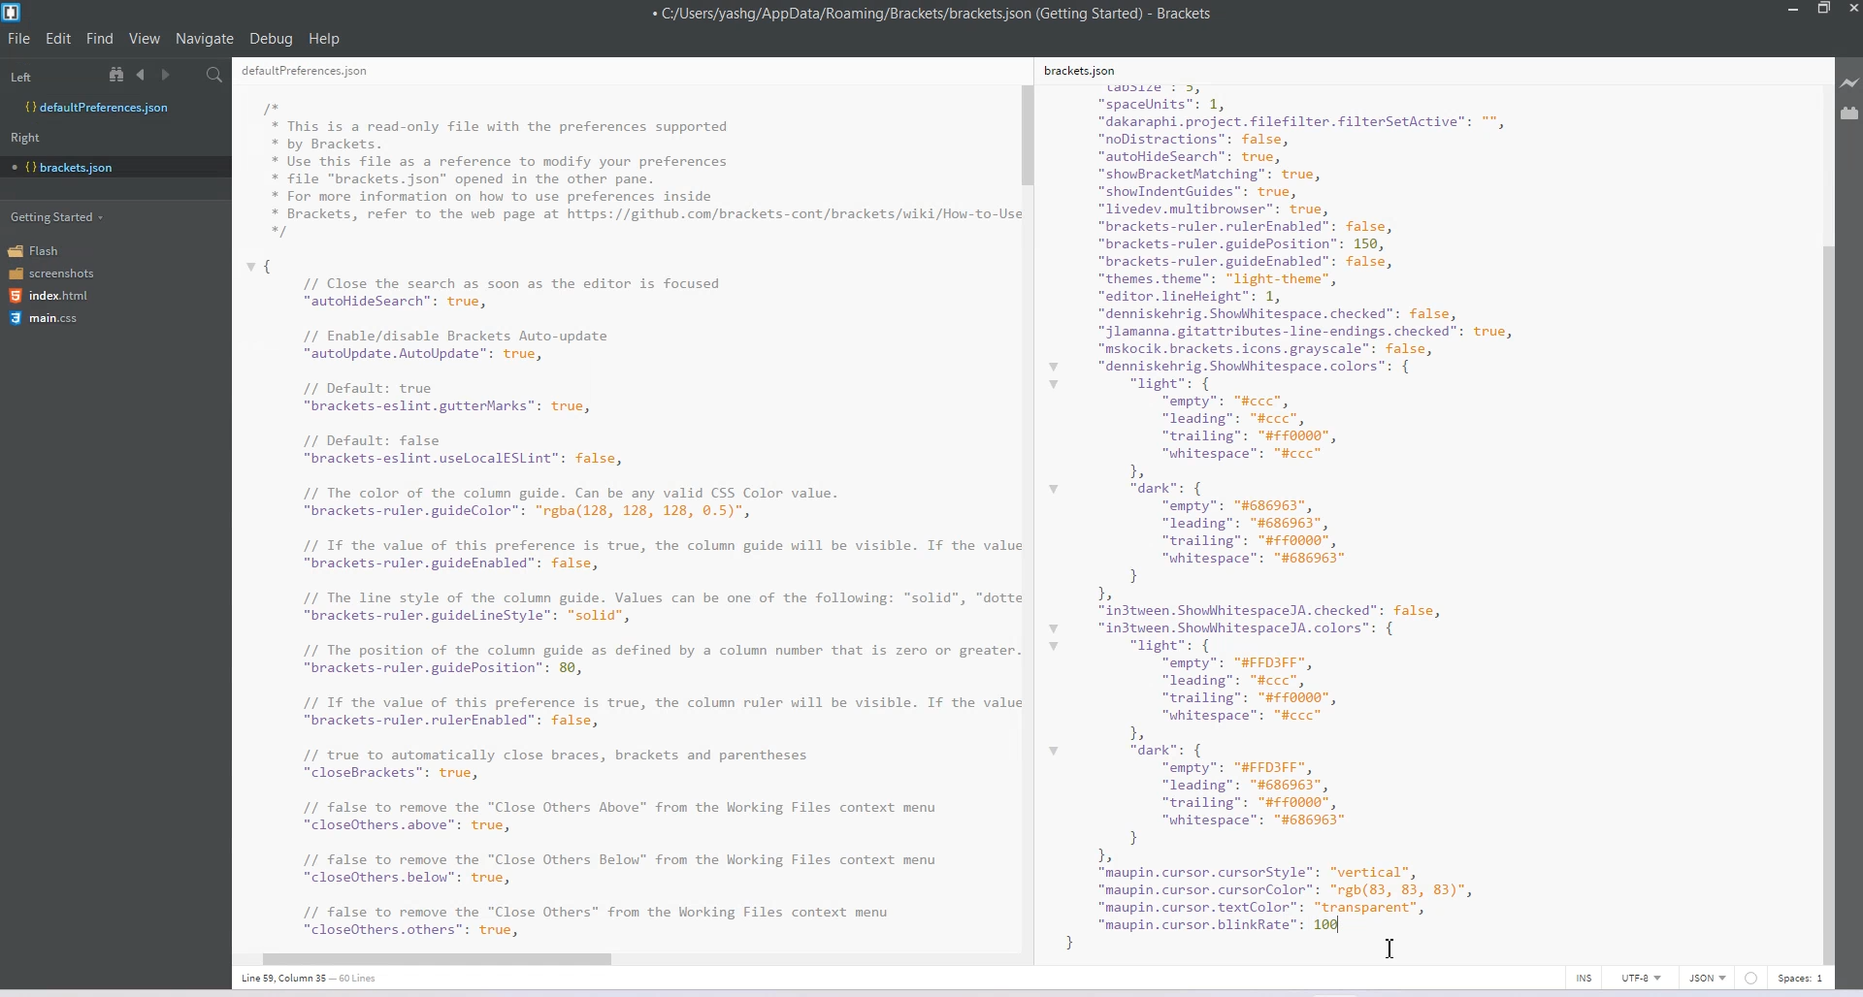 Image resolution: width=1863 pixels, height=997 pixels. What do you see at coordinates (19, 38) in the screenshot?
I see `File` at bounding box center [19, 38].